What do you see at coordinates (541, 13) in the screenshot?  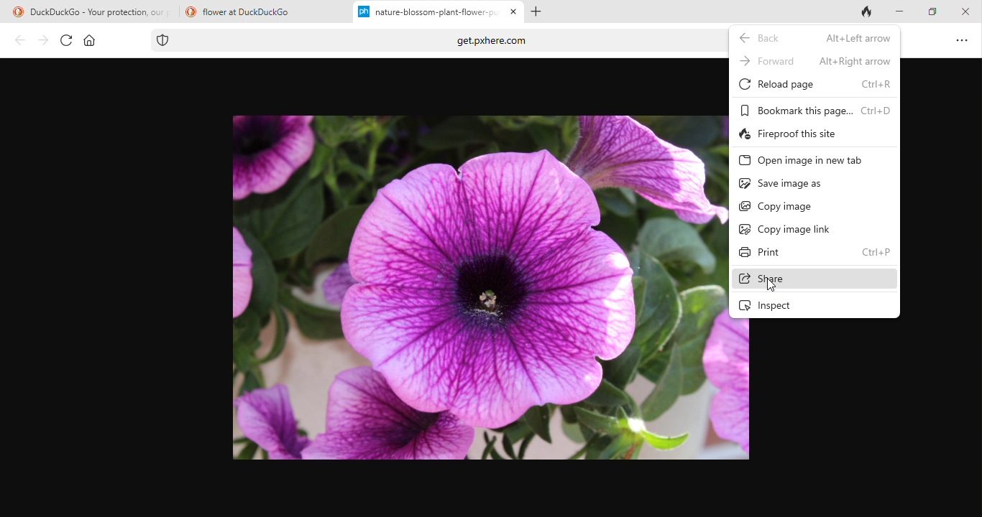 I see `add` at bounding box center [541, 13].